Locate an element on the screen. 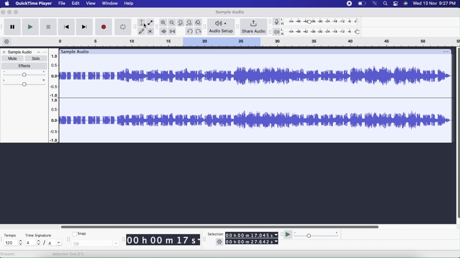  Zoom is located at coordinates (164, 23).